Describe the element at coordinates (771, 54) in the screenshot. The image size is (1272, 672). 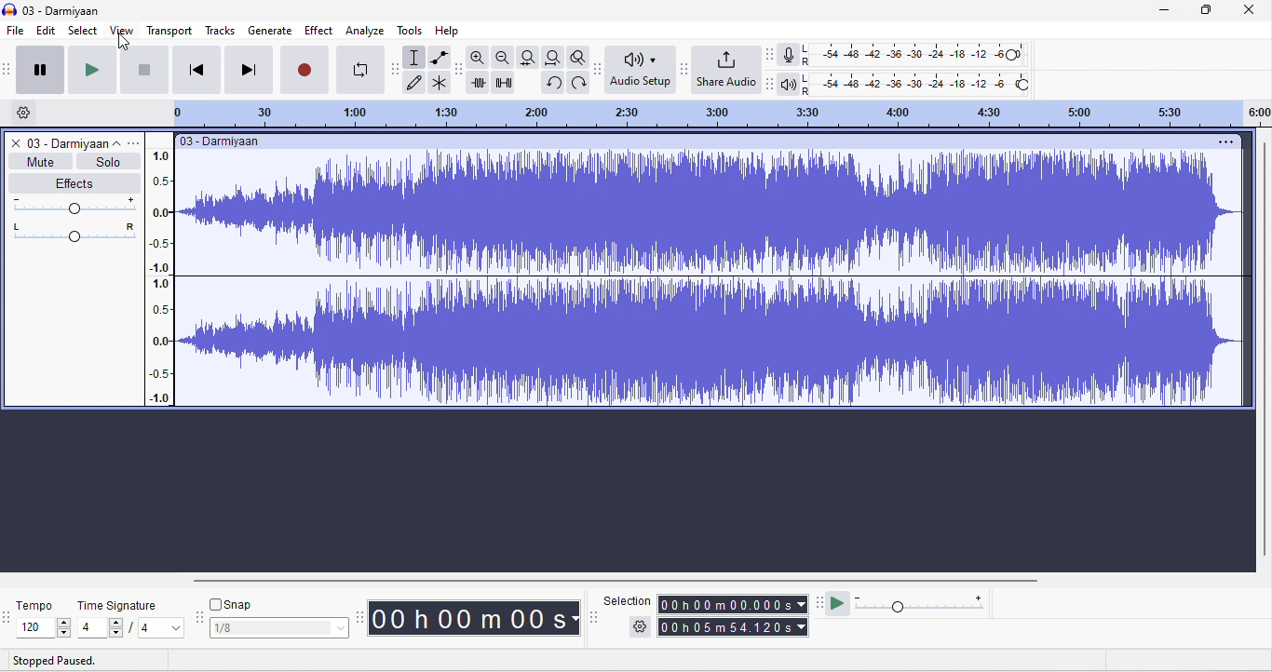
I see `audacity record meter toolbar` at that location.